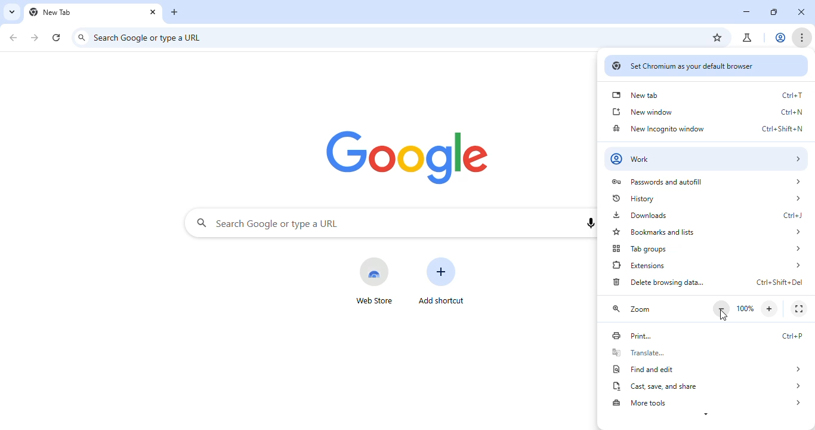 The image size is (815, 430). What do you see at coordinates (373, 282) in the screenshot?
I see `Web Store` at bounding box center [373, 282].